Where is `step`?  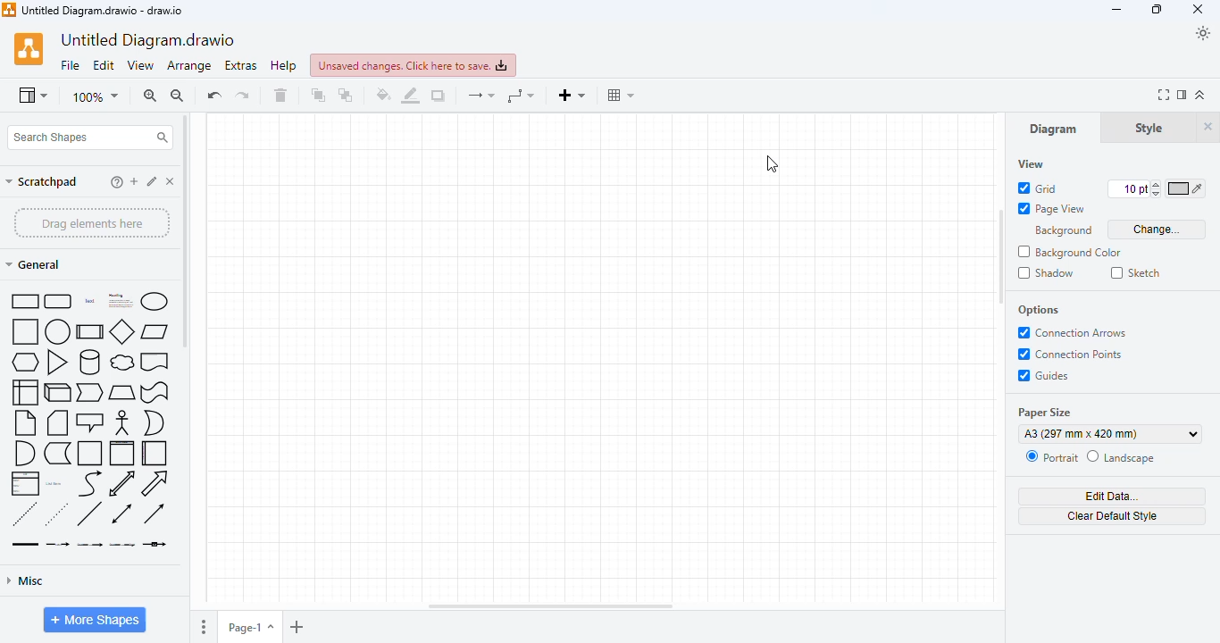
step is located at coordinates (90, 393).